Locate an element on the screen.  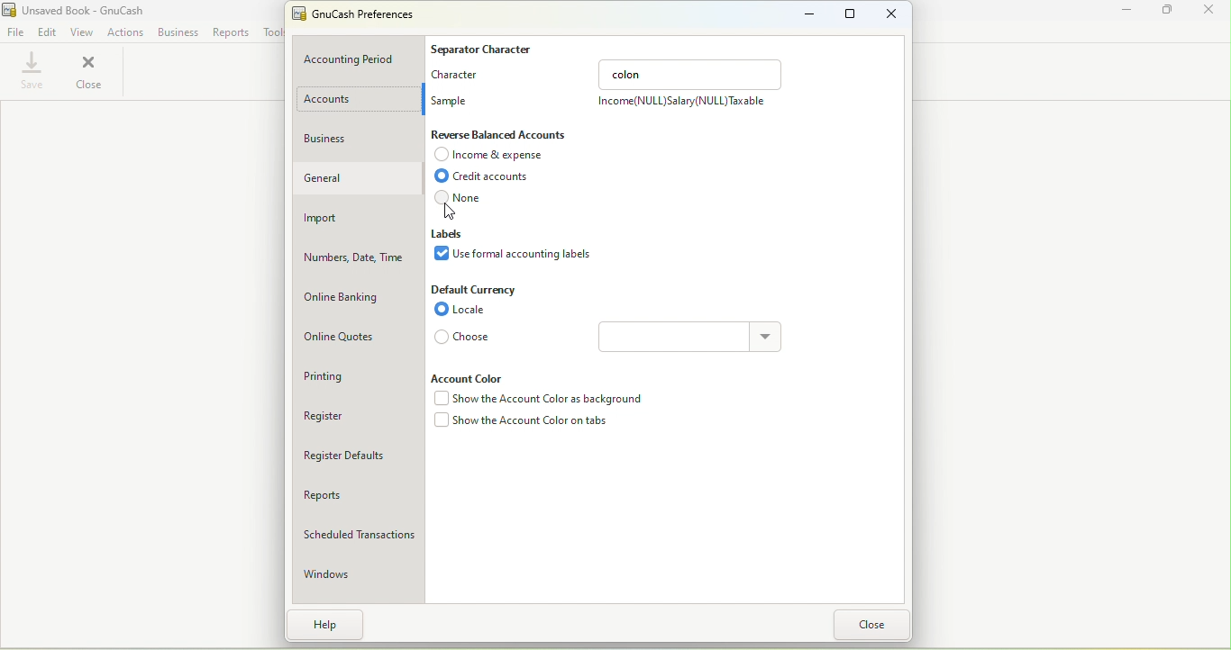
Minimize is located at coordinates (800, 14).